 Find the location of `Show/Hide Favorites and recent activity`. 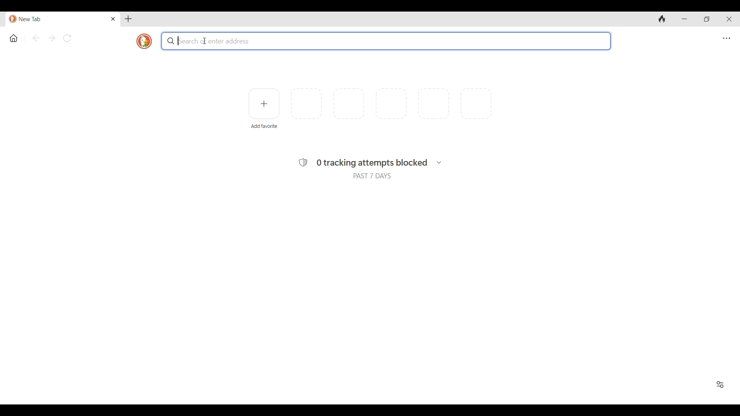

Show/Hide Favorites and recent activity is located at coordinates (720, 384).